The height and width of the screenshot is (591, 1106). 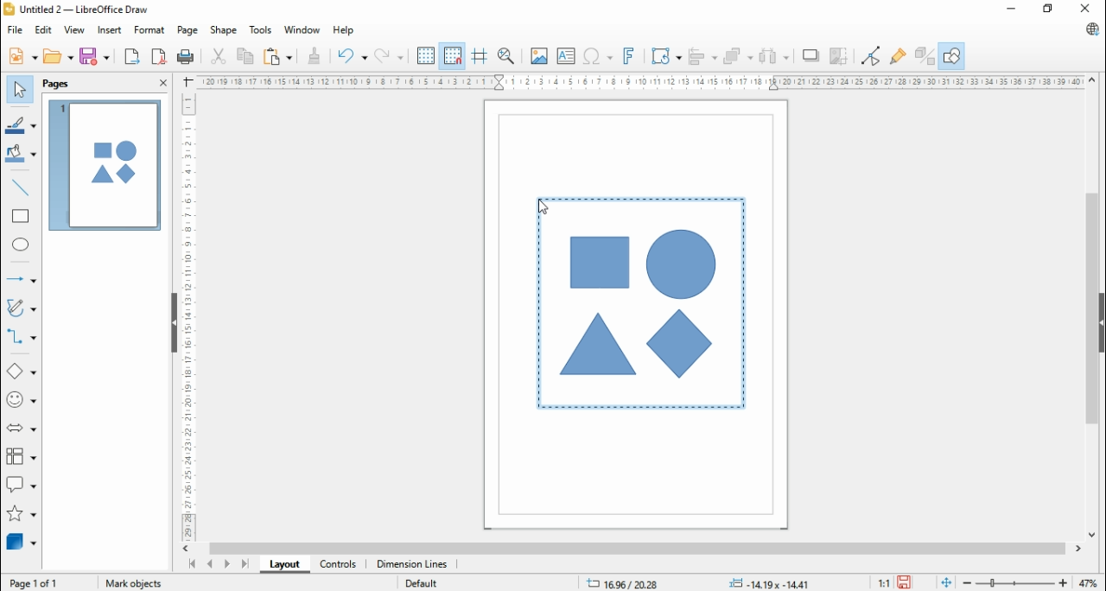 I want to click on toggle extrusions, so click(x=924, y=54).